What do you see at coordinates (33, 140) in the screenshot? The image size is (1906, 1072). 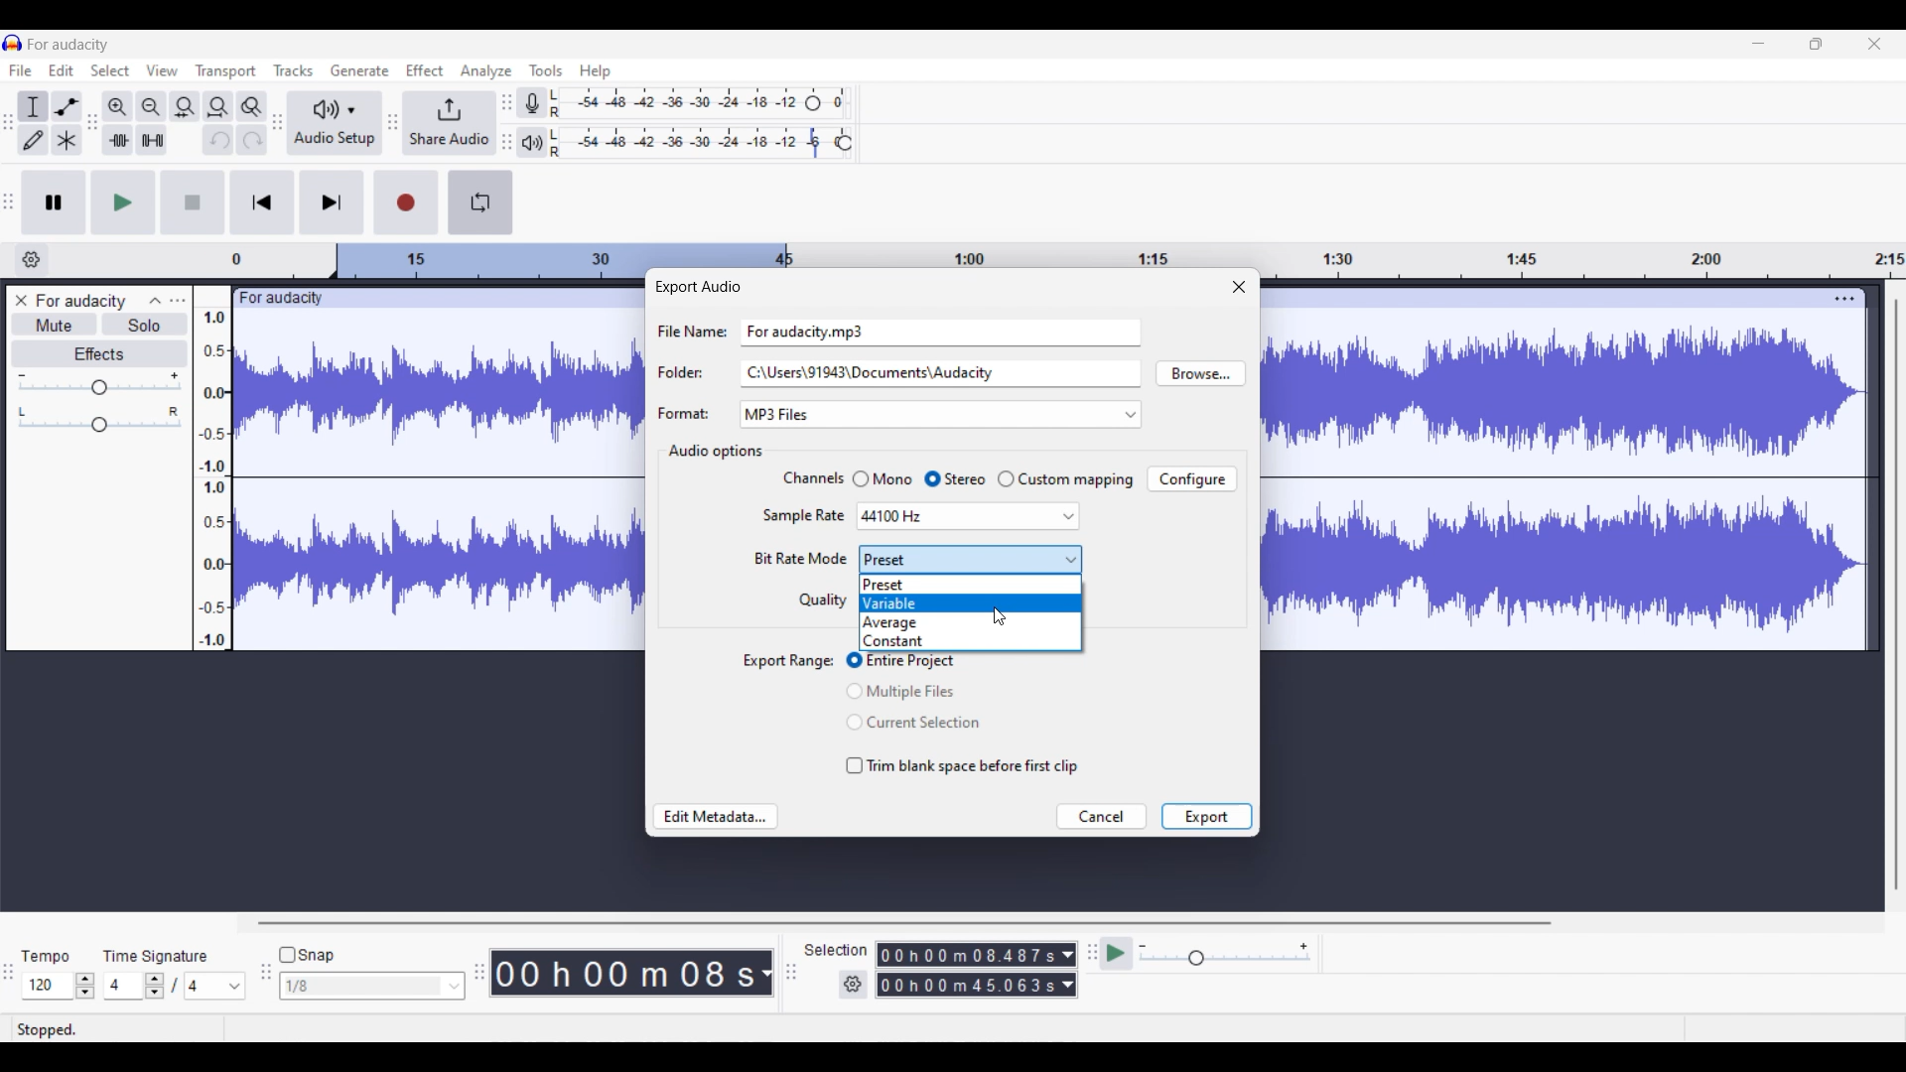 I see `Draw tool` at bounding box center [33, 140].